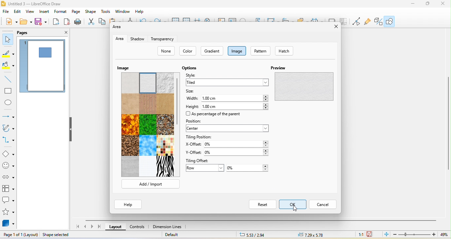  Describe the element at coordinates (40, 4) in the screenshot. I see `title` at that location.